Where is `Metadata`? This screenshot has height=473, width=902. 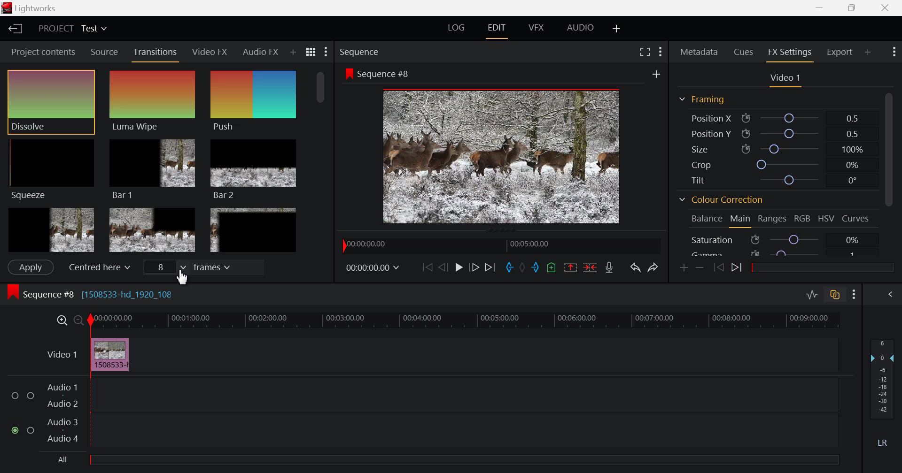 Metadata is located at coordinates (699, 51).